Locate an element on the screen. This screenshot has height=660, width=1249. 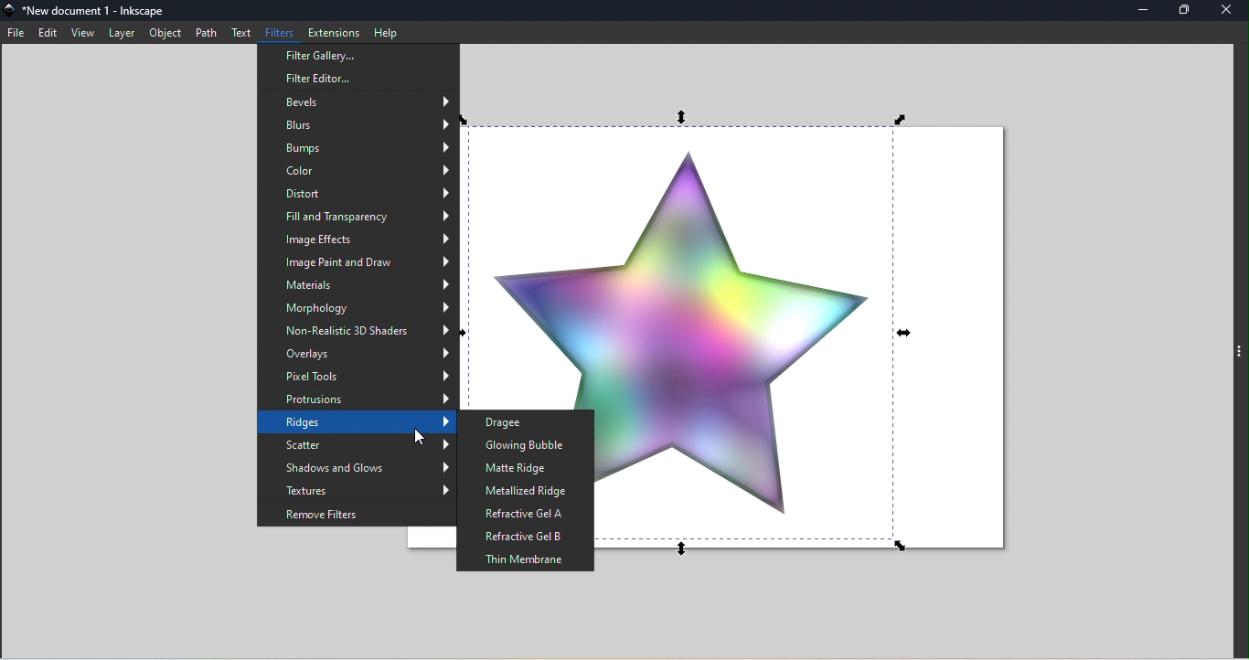
Extensions is located at coordinates (334, 30).